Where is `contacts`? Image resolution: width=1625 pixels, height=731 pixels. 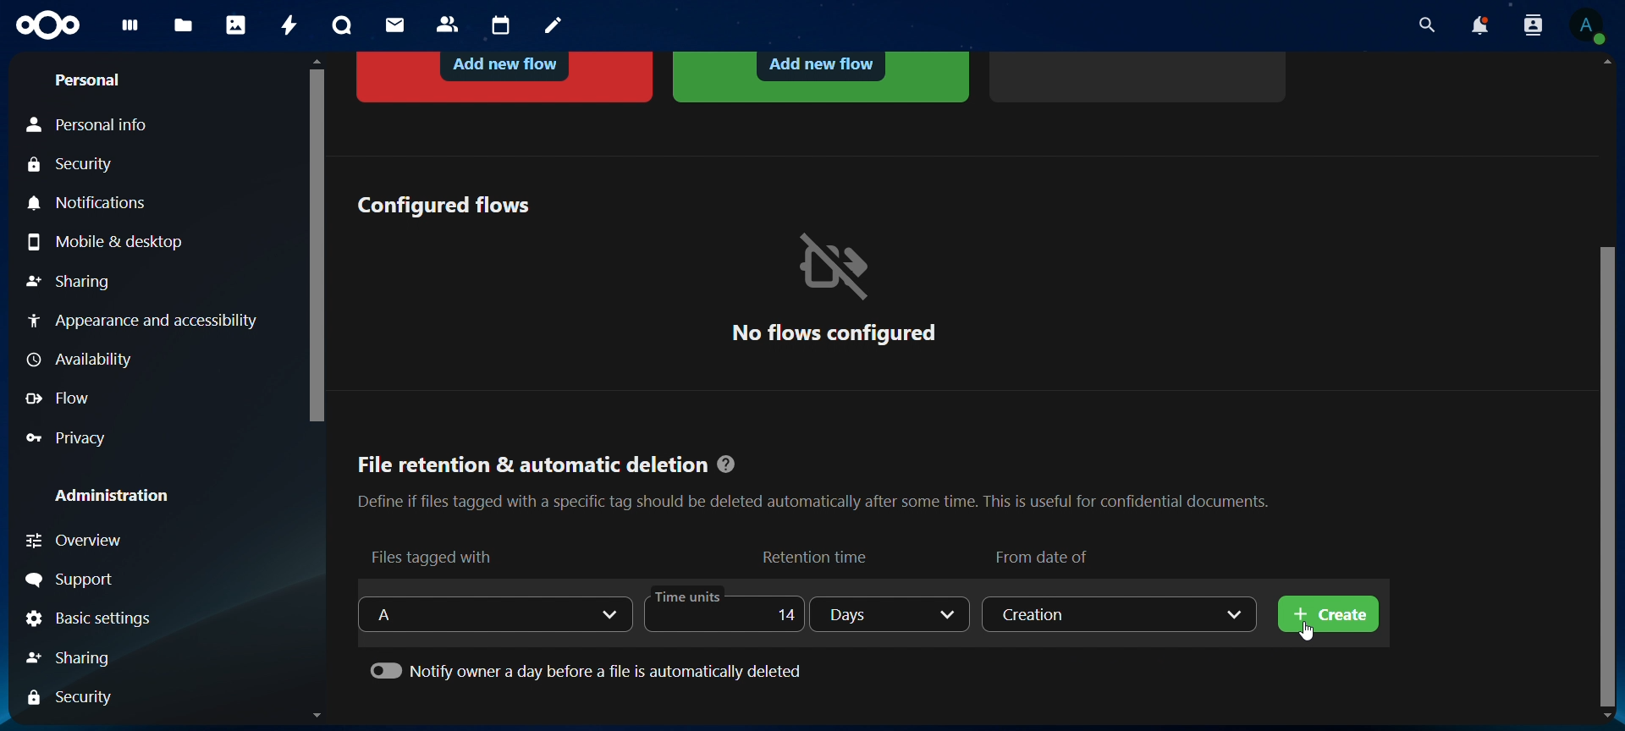 contacts is located at coordinates (449, 25).